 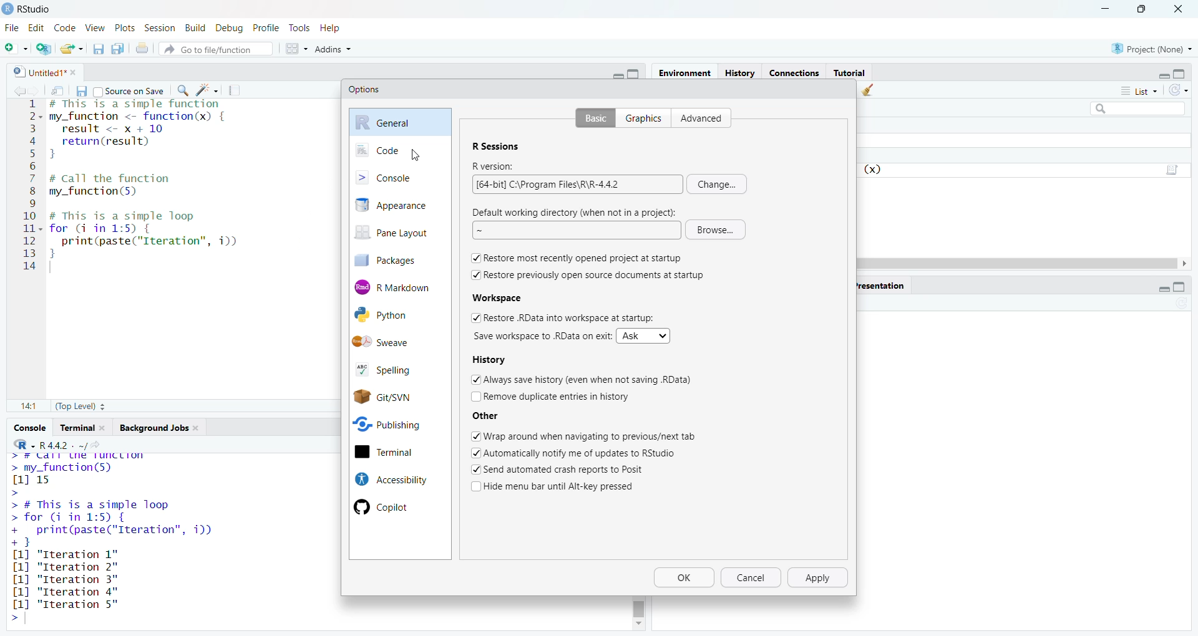 What do you see at coordinates (499, 297) in the screenshot?
I see `Workspace` at bounding box center [499, 297].